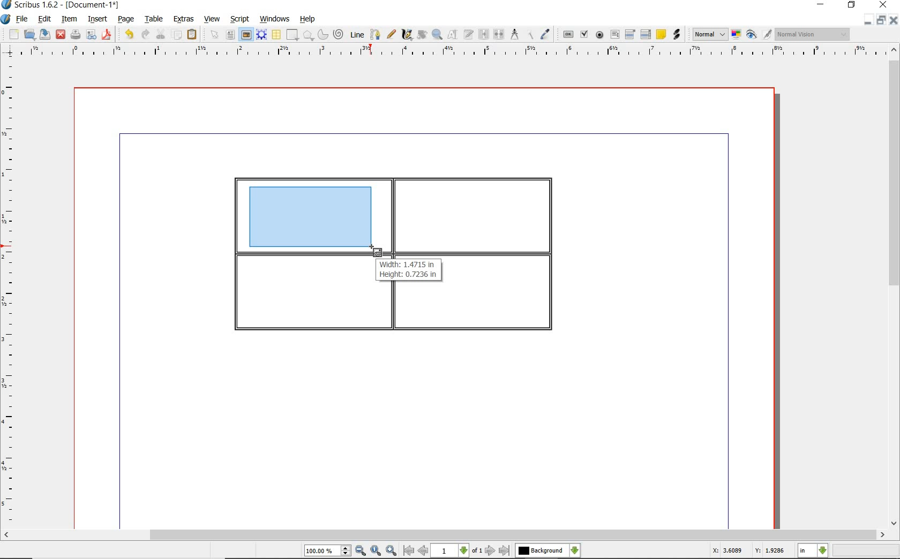 The width and height of the screenshot is (900, 559). I want to click on table, so click(277, 35).